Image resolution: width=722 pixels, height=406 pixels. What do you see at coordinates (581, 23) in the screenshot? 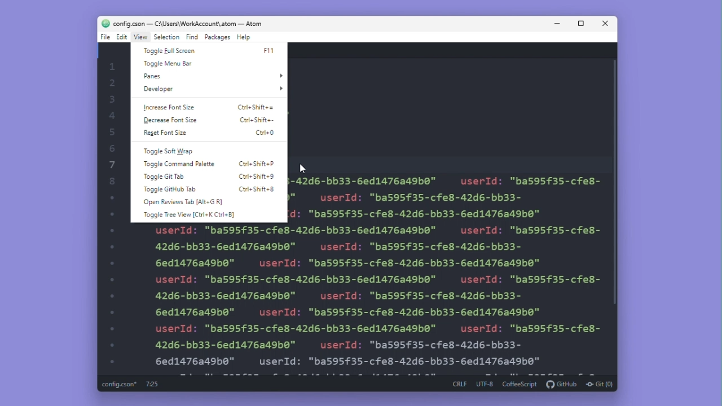
I see `Maximize` at bounding box center [581, 23].